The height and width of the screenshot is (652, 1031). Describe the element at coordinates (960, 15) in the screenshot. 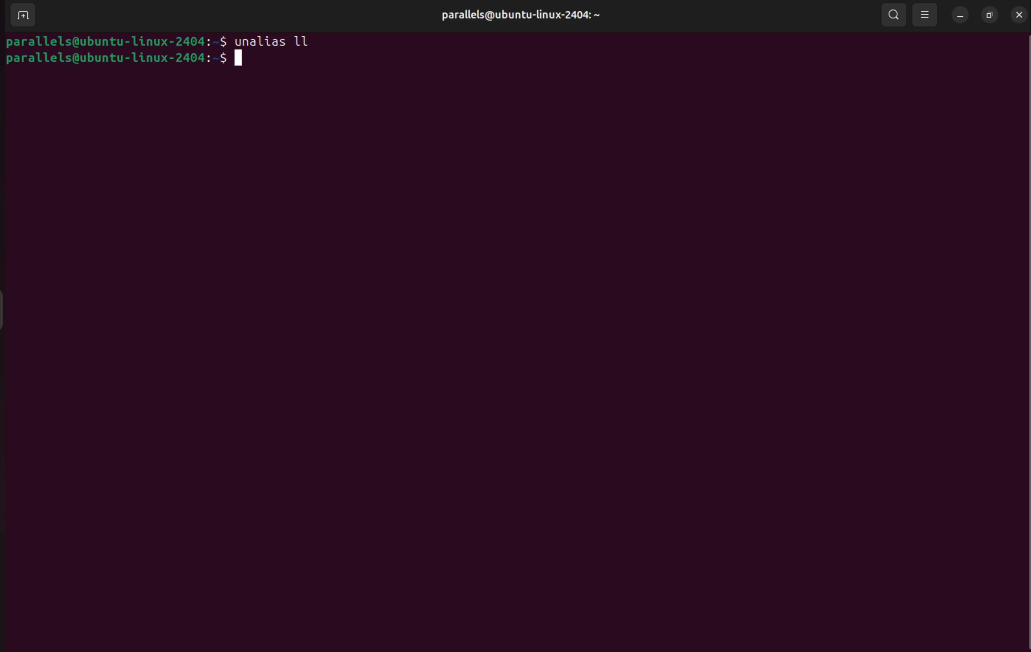

I see `minimize` at that location.